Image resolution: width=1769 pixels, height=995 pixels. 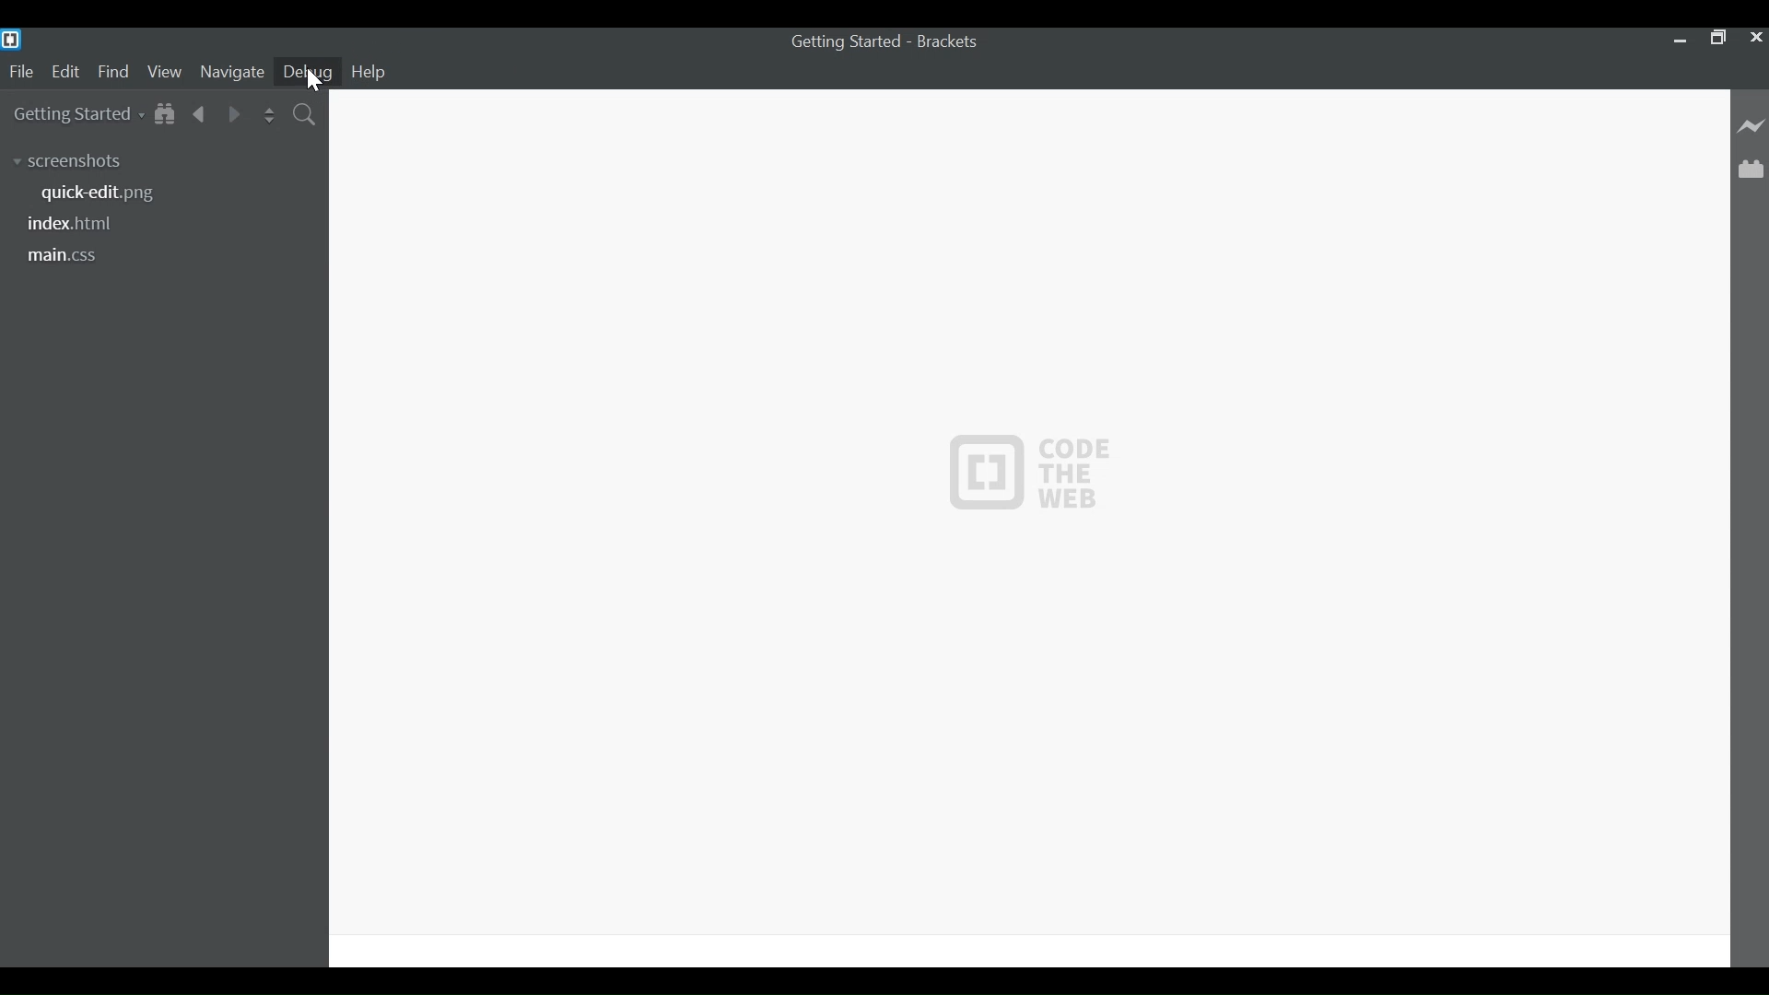 I want to click on Brackets Desktop icon, so click(x=17, y=39).